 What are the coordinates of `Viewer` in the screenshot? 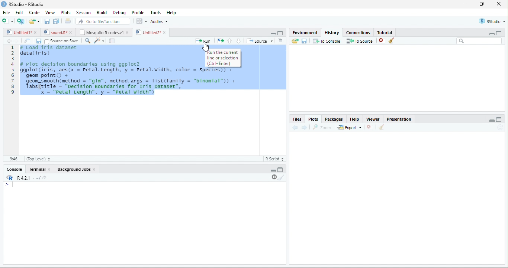 It's located at (373, 119).